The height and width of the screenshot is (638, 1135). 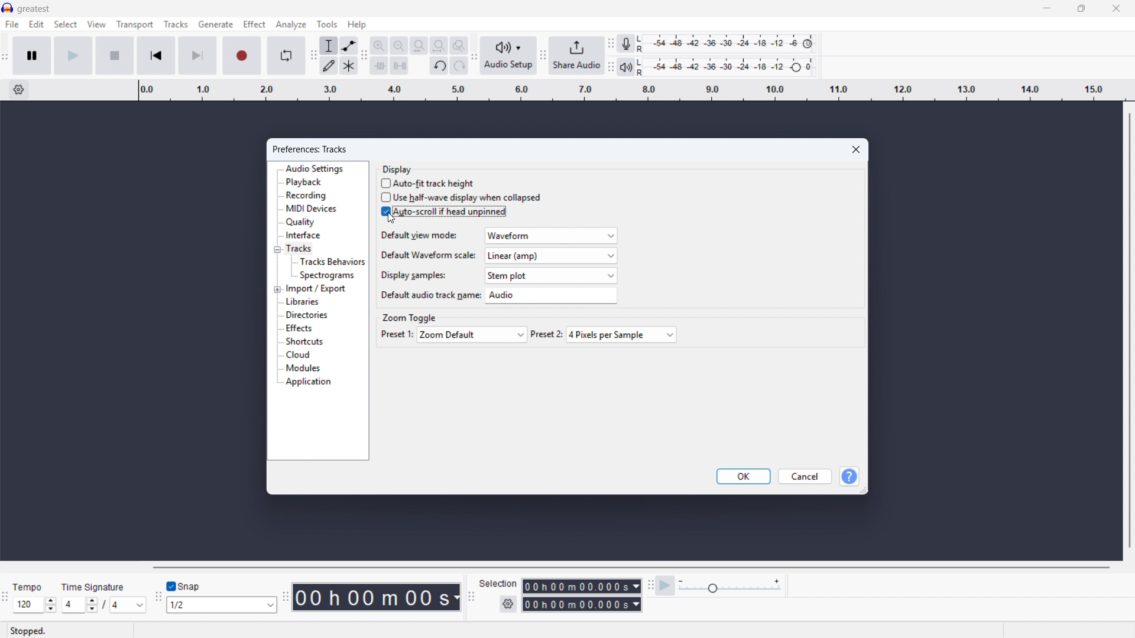 What do you see at coordinates (411, 275) in the screenshot?
I see `Display samples` at bounding box center [411, 275].